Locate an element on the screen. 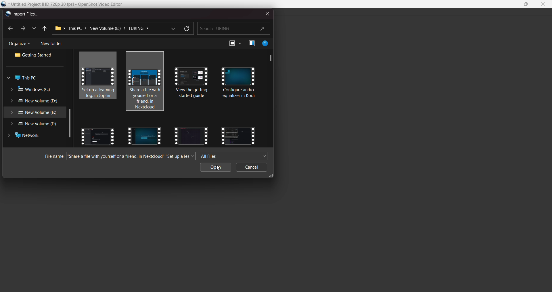 This screenshot has height=292, width=552. refresh is located at coordinates (186, 29).